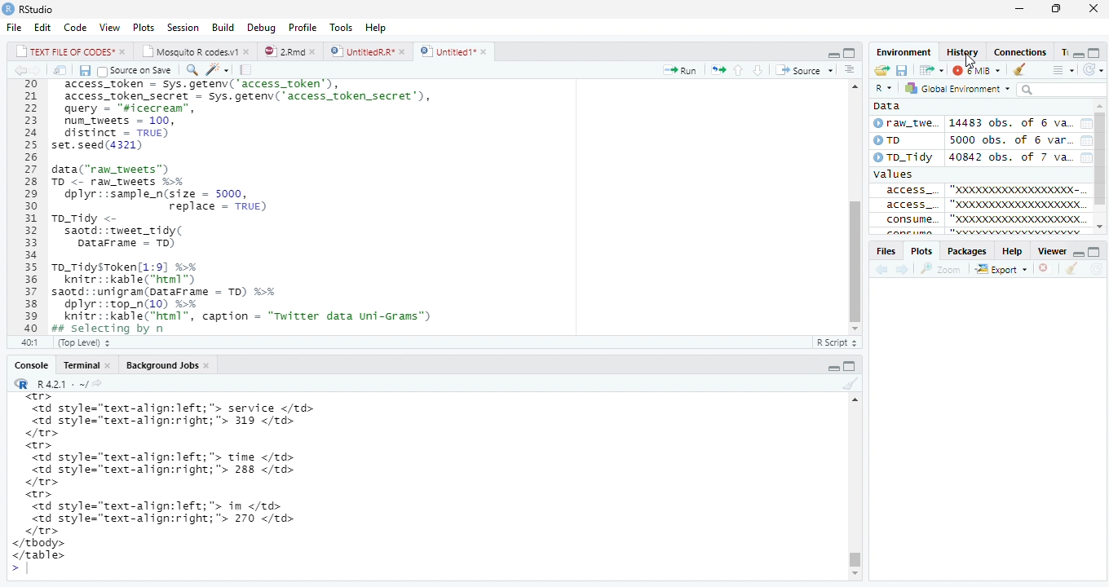  Describe the element at coordinates (1010, 252) in the screenshot. I see `Help` at that location.